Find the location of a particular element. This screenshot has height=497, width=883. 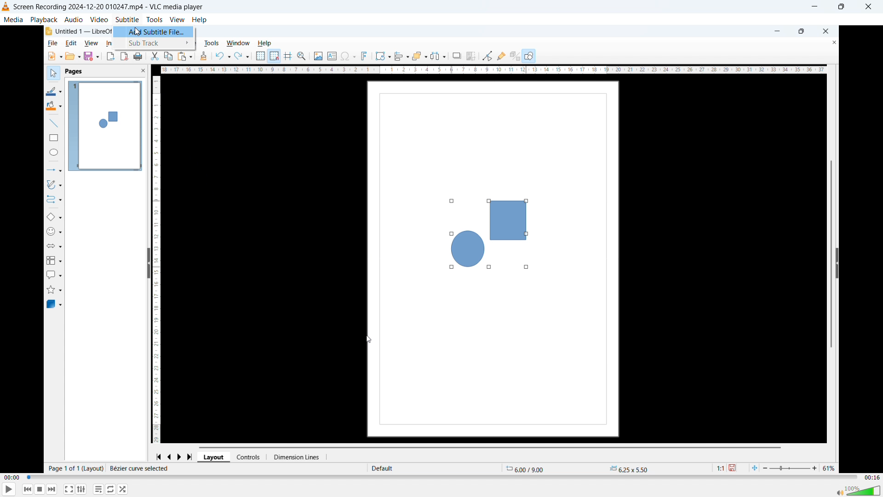

pages is located at coordinates (75, 72).